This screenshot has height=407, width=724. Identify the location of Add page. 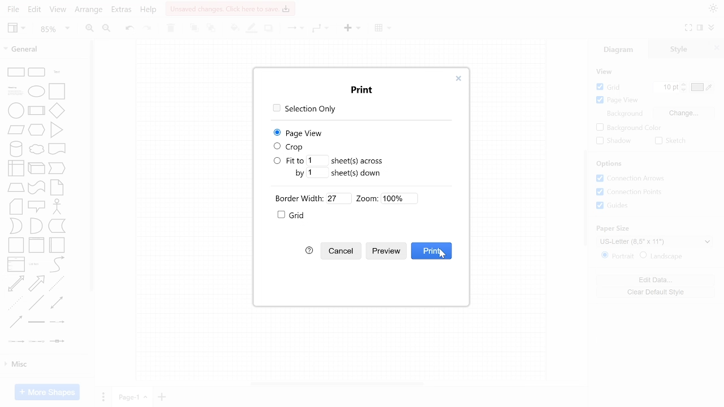
(162, 397).